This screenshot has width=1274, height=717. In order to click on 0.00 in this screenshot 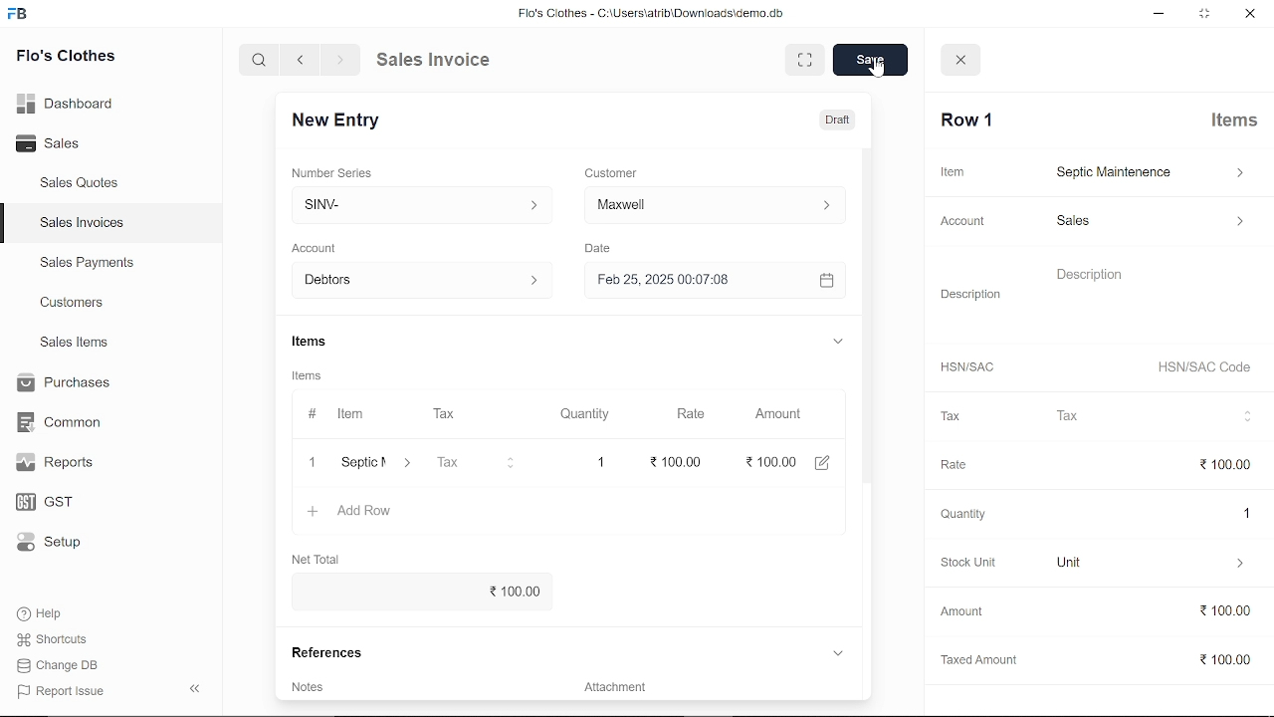, I will do `click(770, 462)`.